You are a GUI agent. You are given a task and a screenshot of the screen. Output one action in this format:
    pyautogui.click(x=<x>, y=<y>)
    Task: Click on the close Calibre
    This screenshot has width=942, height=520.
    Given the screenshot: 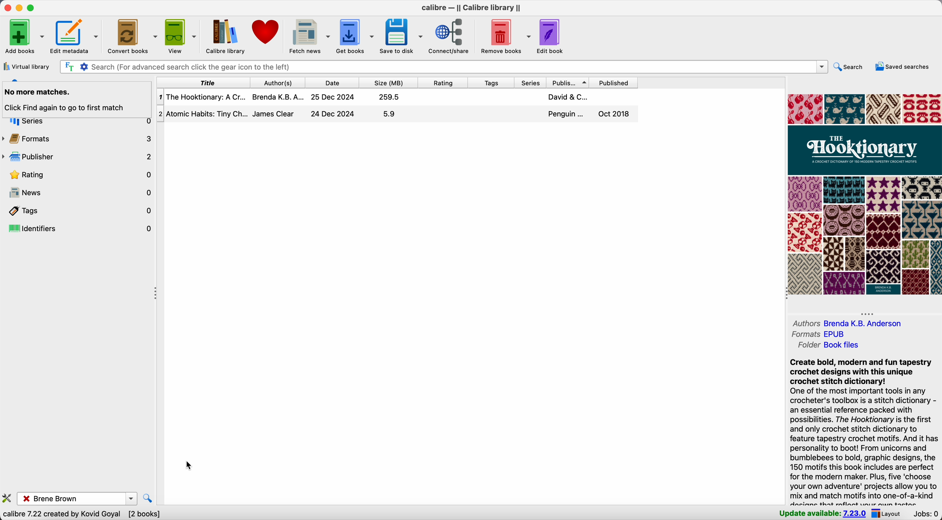 What is the action you would take?
    pyautogui.click(x=6, y=7)
    